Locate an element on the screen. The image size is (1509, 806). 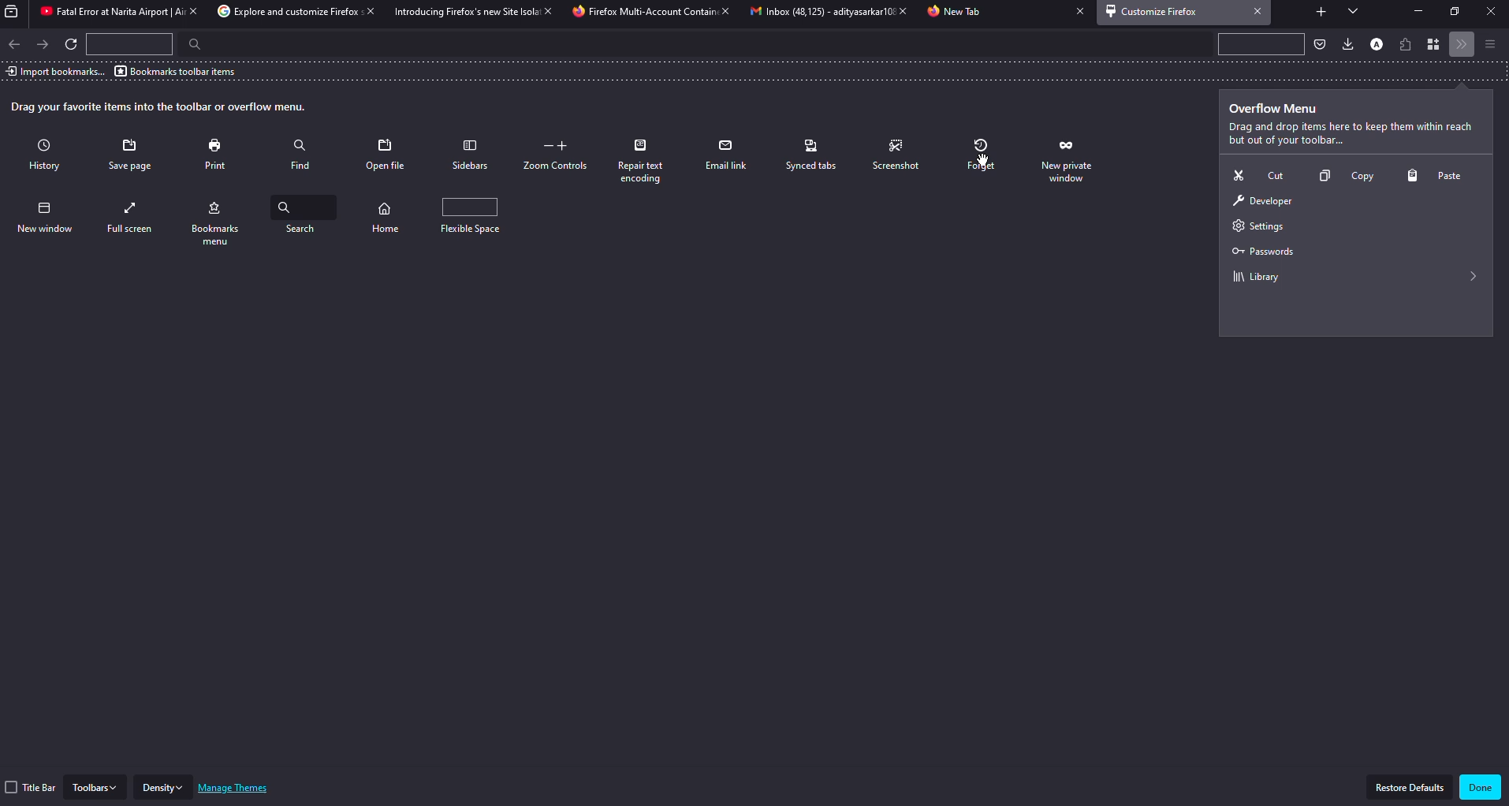
extension is located at coordinates (1407, 43).